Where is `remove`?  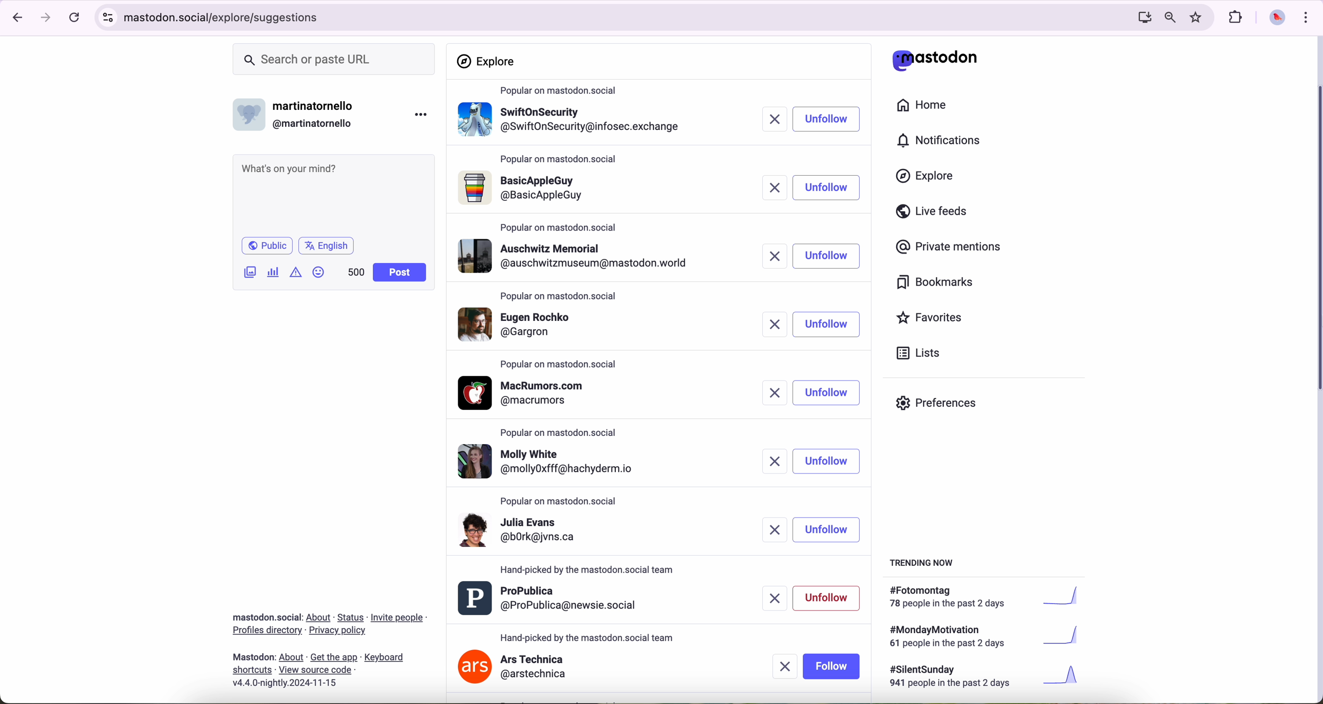 remove is located at coordinates (770, 461).